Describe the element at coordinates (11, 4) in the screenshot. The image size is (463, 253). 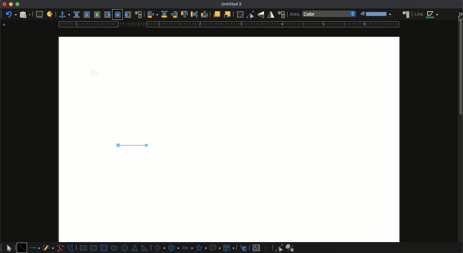
I see `minimize` at that location.